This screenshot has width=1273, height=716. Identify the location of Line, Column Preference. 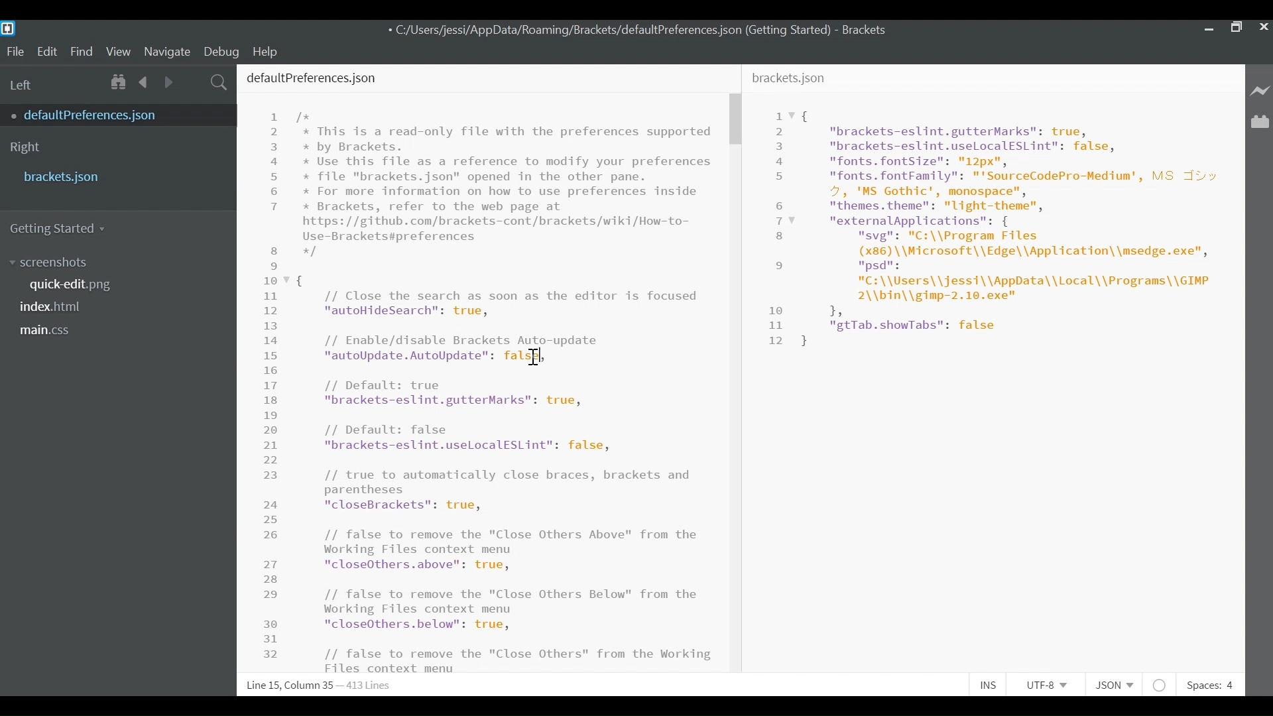
(311, 686).